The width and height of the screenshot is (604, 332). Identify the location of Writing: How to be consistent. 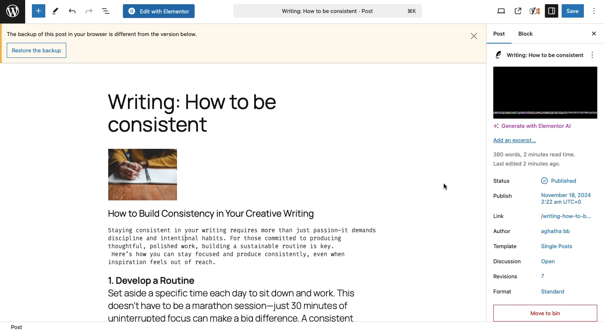
(192, 115).